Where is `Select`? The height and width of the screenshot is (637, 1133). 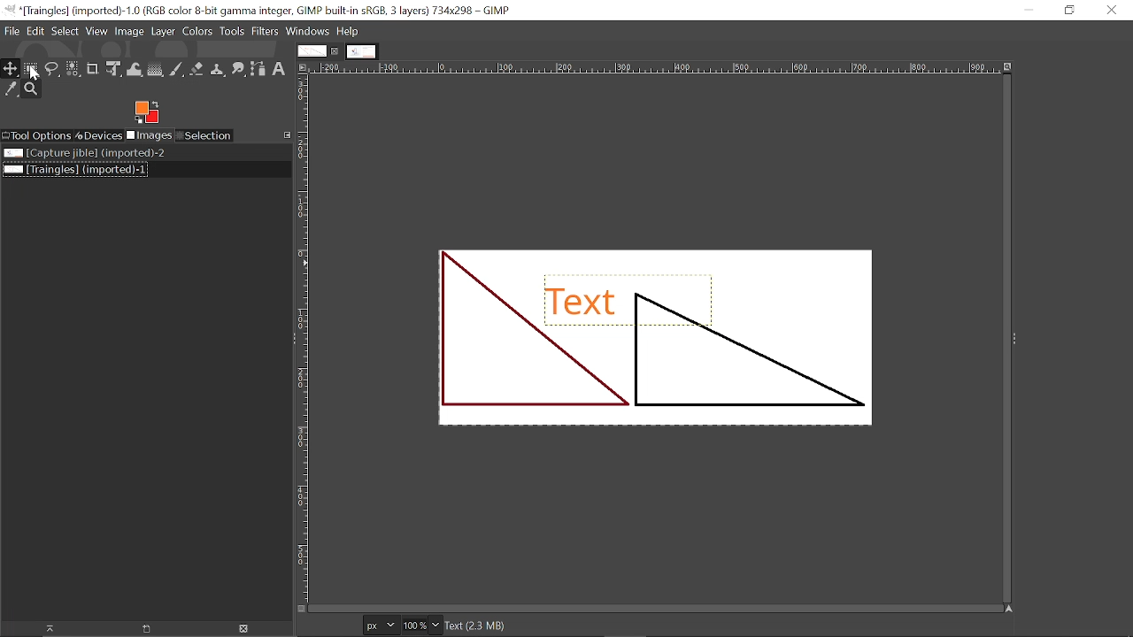 Select is located at coordinates (65, 32).